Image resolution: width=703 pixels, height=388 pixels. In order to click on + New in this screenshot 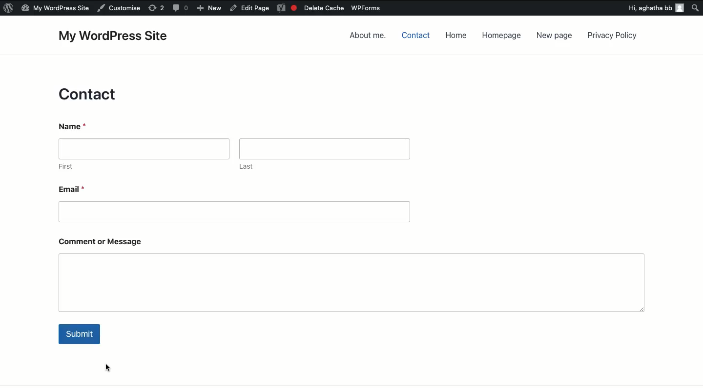, I will do `click(209, 9)`.